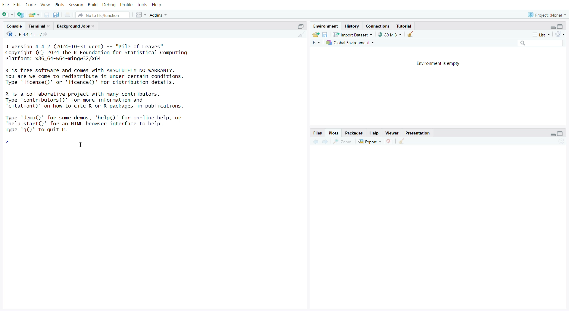  I want to click on Print the current file, so click(68, 14).